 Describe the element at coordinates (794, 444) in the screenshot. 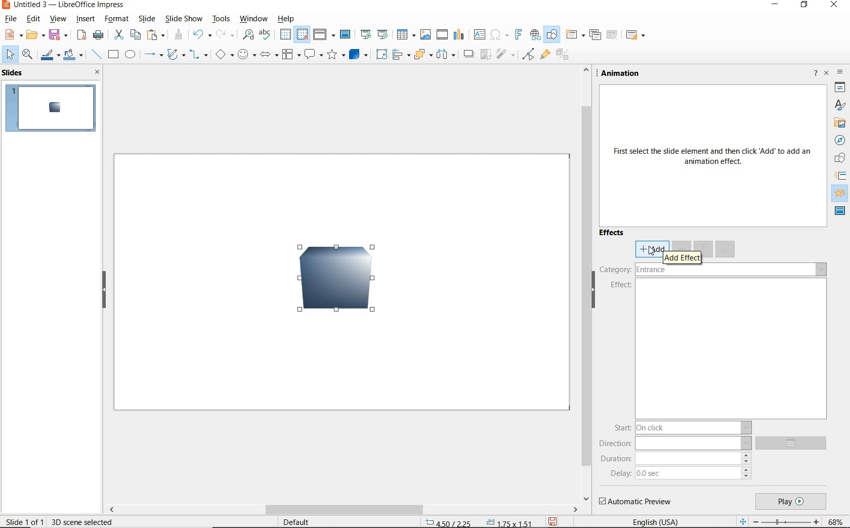

I see `options` at that location.